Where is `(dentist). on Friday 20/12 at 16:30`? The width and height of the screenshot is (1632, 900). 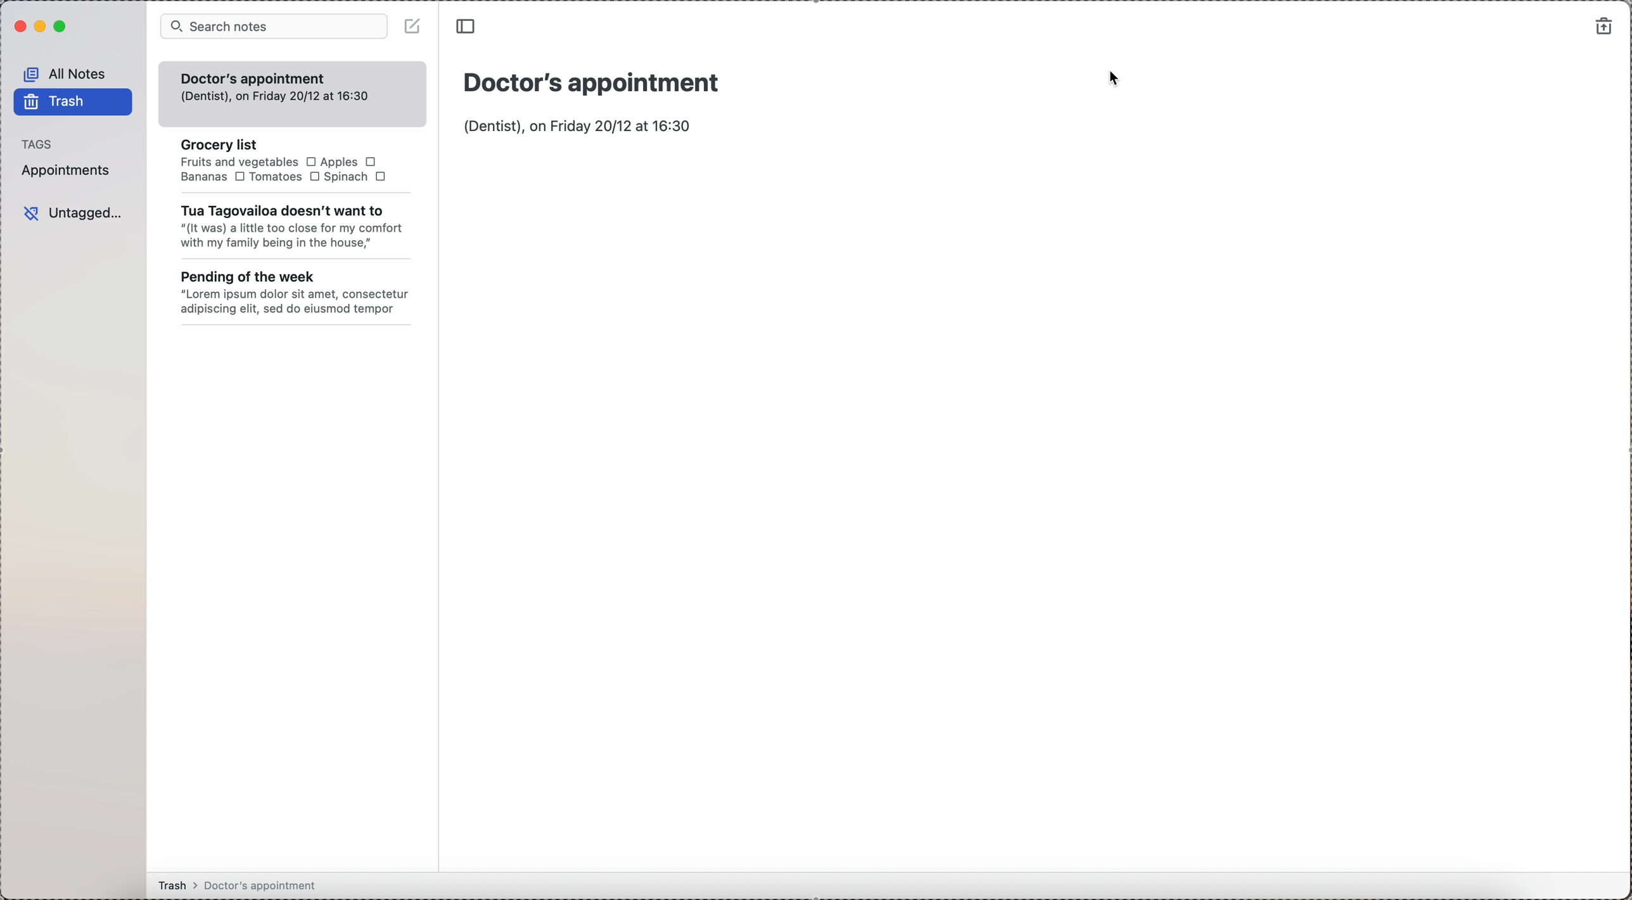
(dentist). on Friday 20/12 at 16:30 is located at coordinates (276, 98).